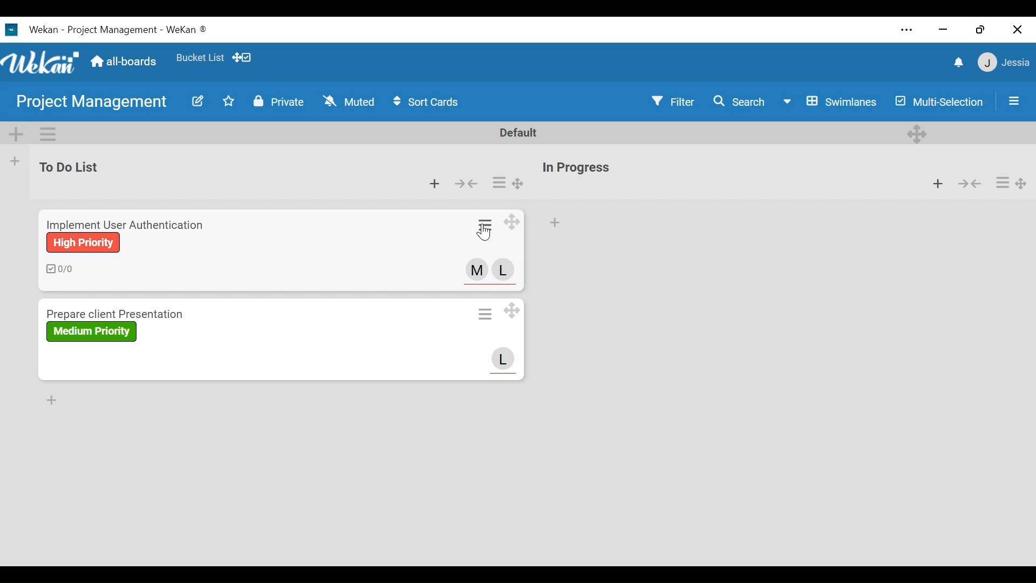 The image size is (1036, 583). Describe the element at coordinates (736, 101) in the screenshot. I see `Search` at that location.